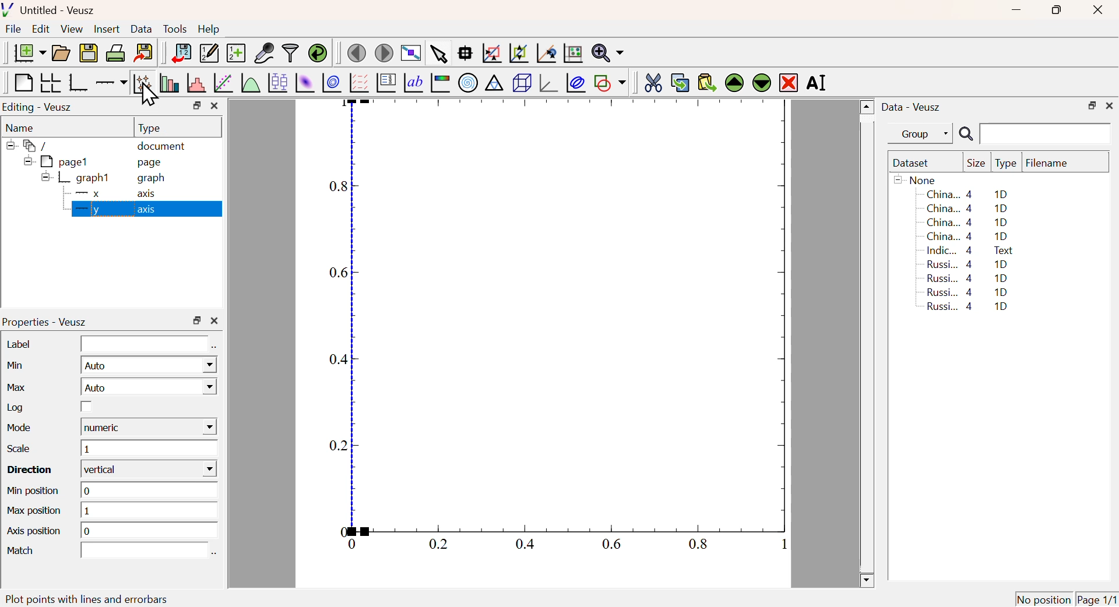  Describe the element at coordinates (209, 29) in the screenshot. I see `Help` at that location.